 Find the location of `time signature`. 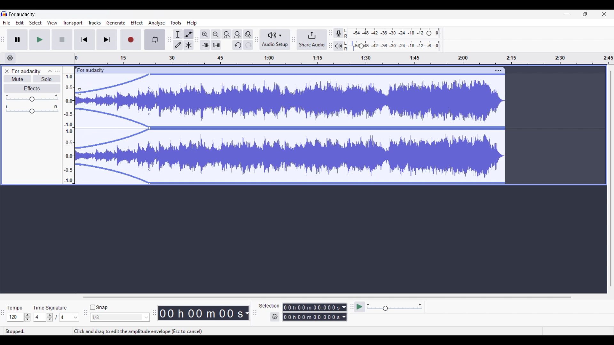

time signature is located at coordinates (50, 308).